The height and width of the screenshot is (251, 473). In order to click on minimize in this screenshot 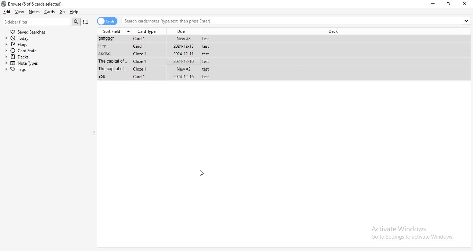, I will do `click(434, 3)`.